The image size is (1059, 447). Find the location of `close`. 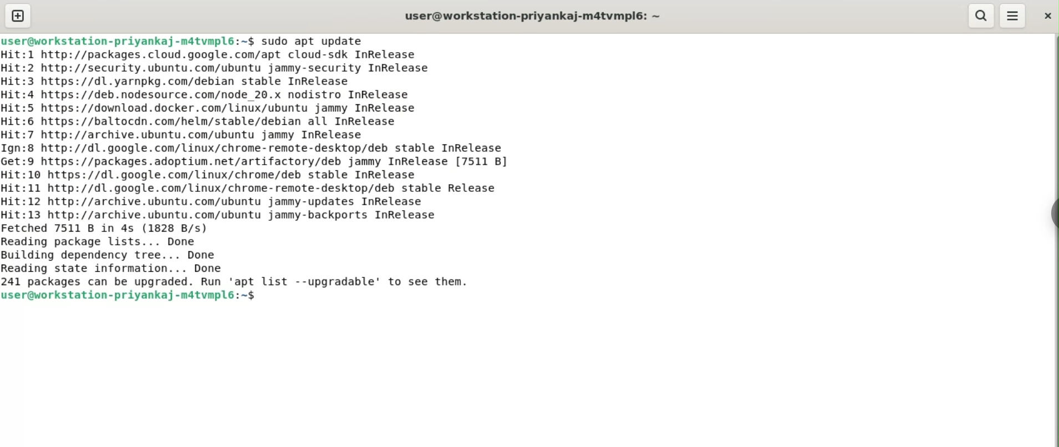

close is located at coordinates (1047, 15).